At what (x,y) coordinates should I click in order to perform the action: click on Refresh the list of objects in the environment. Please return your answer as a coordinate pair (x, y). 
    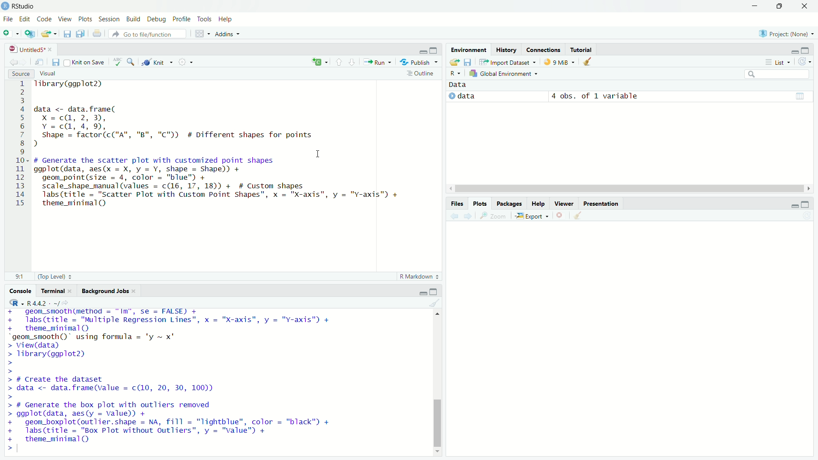
    Looking at the image, I should click on (804, 61).